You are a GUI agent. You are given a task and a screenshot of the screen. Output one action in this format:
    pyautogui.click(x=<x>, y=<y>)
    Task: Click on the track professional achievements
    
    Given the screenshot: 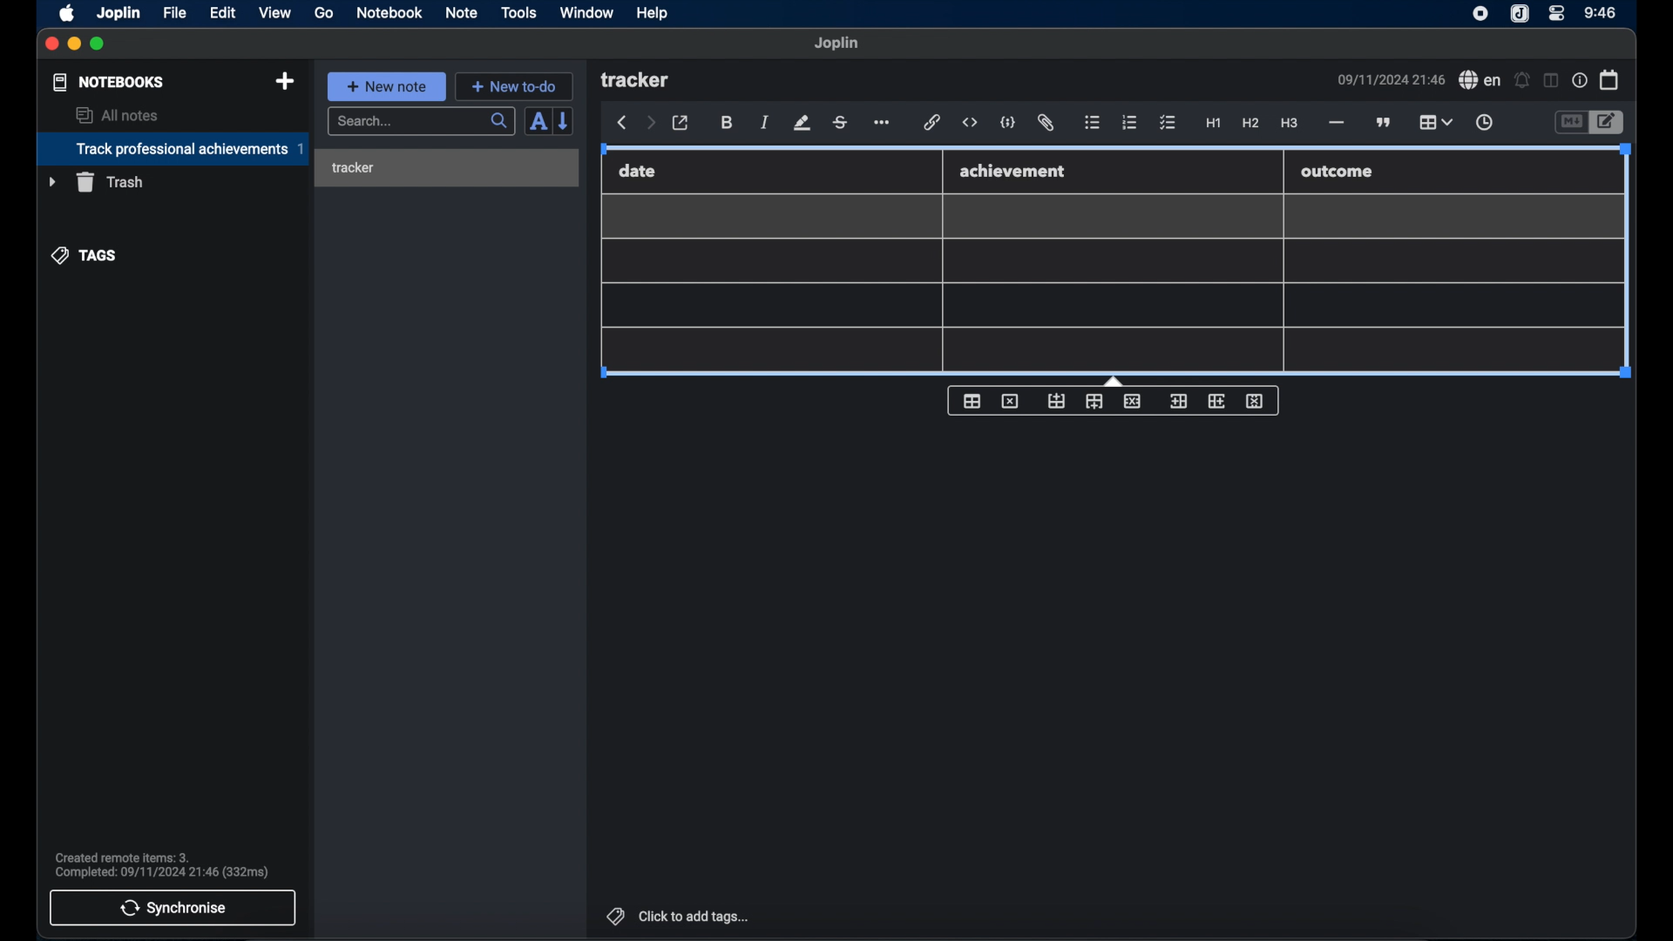 What is the action you would take?
    pyautogui.click(x=172, y=149)
    